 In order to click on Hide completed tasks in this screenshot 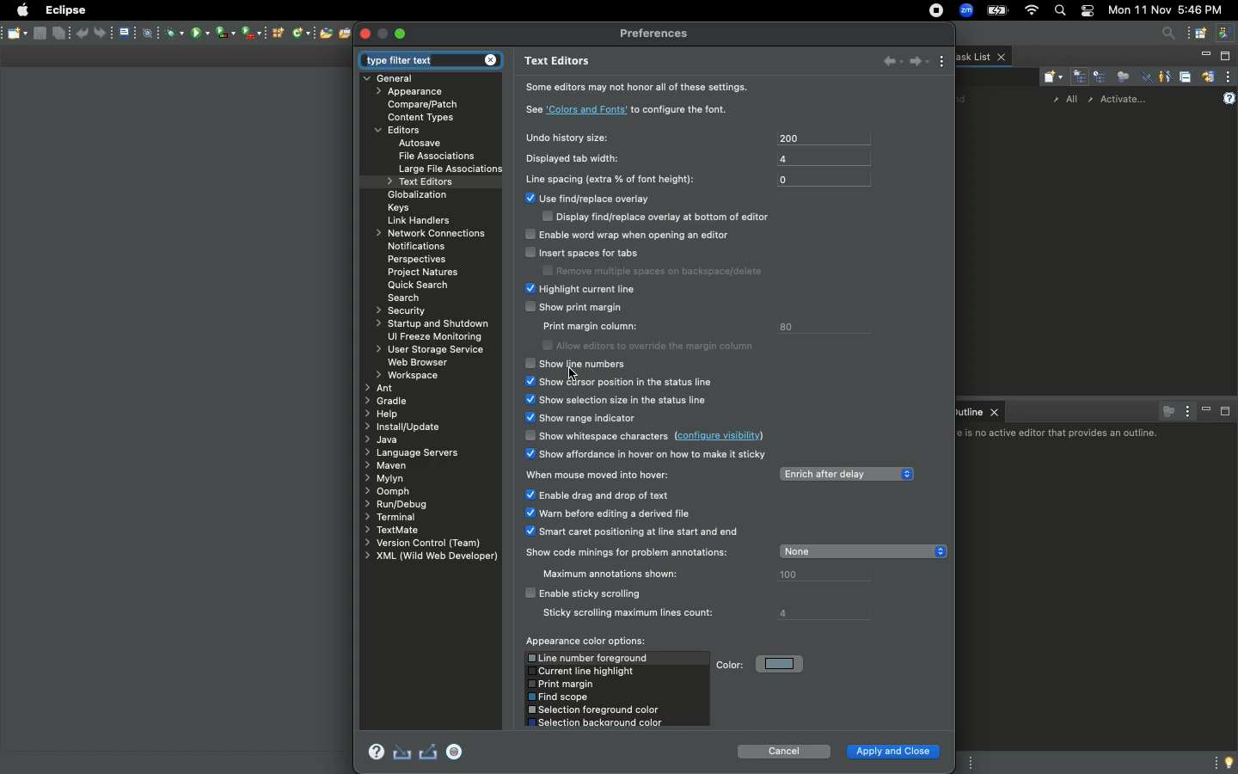, I will do `click(1143, 77)`.